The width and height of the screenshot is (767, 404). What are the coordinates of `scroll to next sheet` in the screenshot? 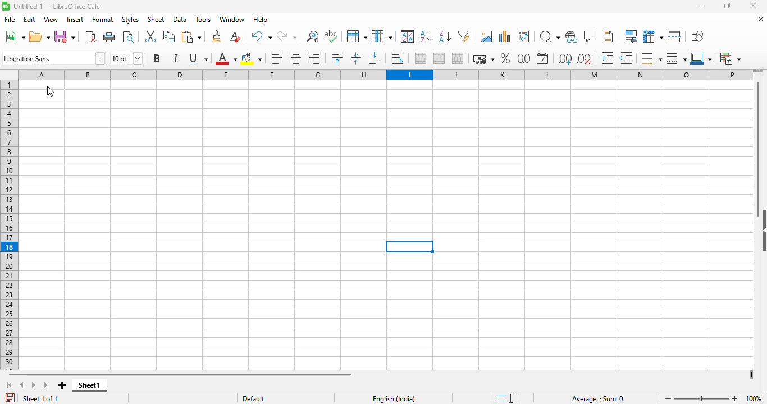 It's located at (34, 384).